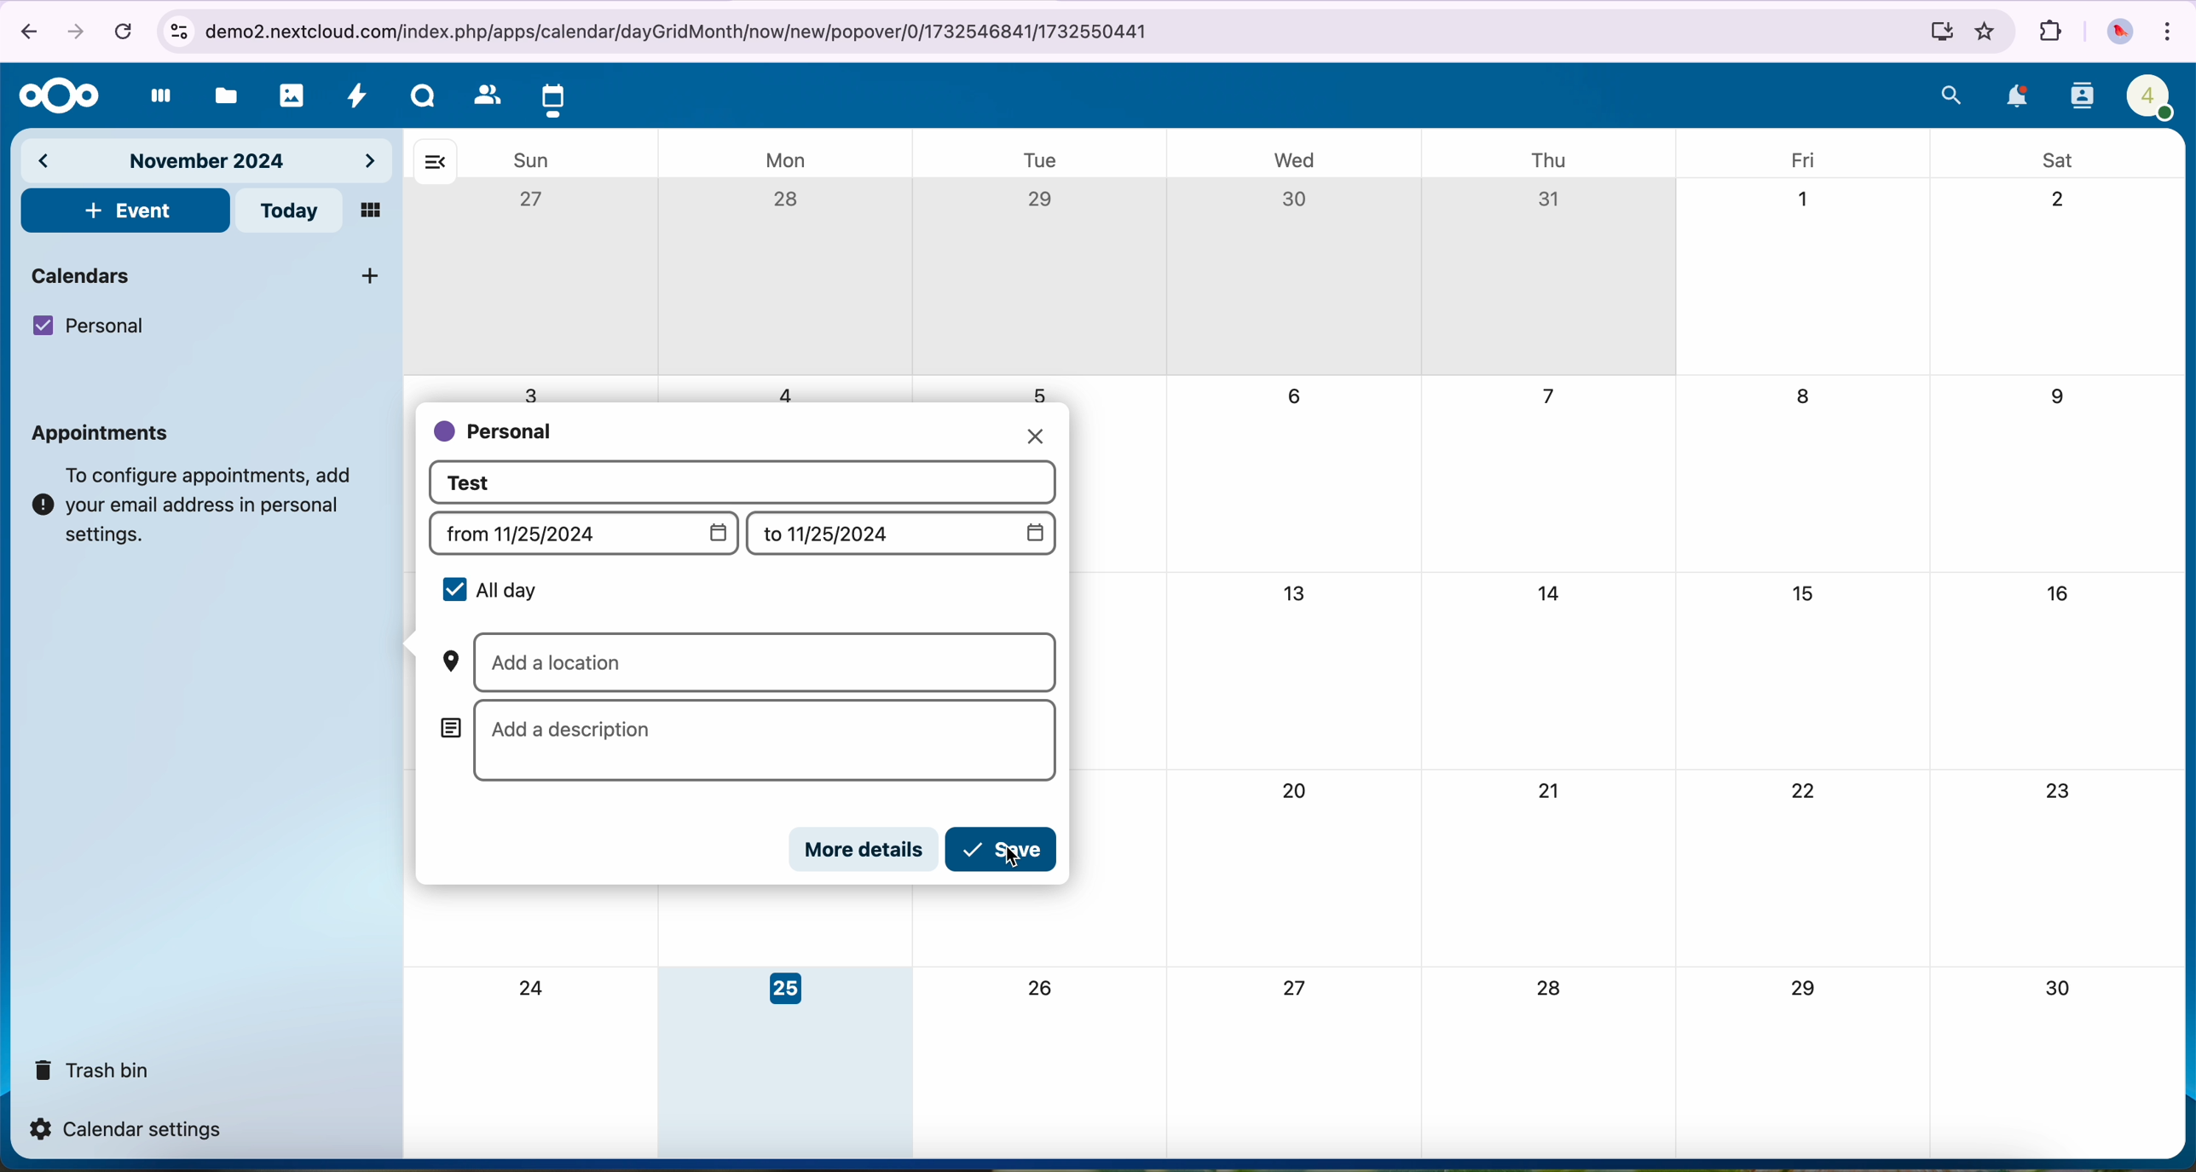 Image resolution: width=2196 pixels, height=1172 pixels. What do you see at coordinates (866, 850) in the screenshot?
I see `more details` at bounding box center [866, 850].